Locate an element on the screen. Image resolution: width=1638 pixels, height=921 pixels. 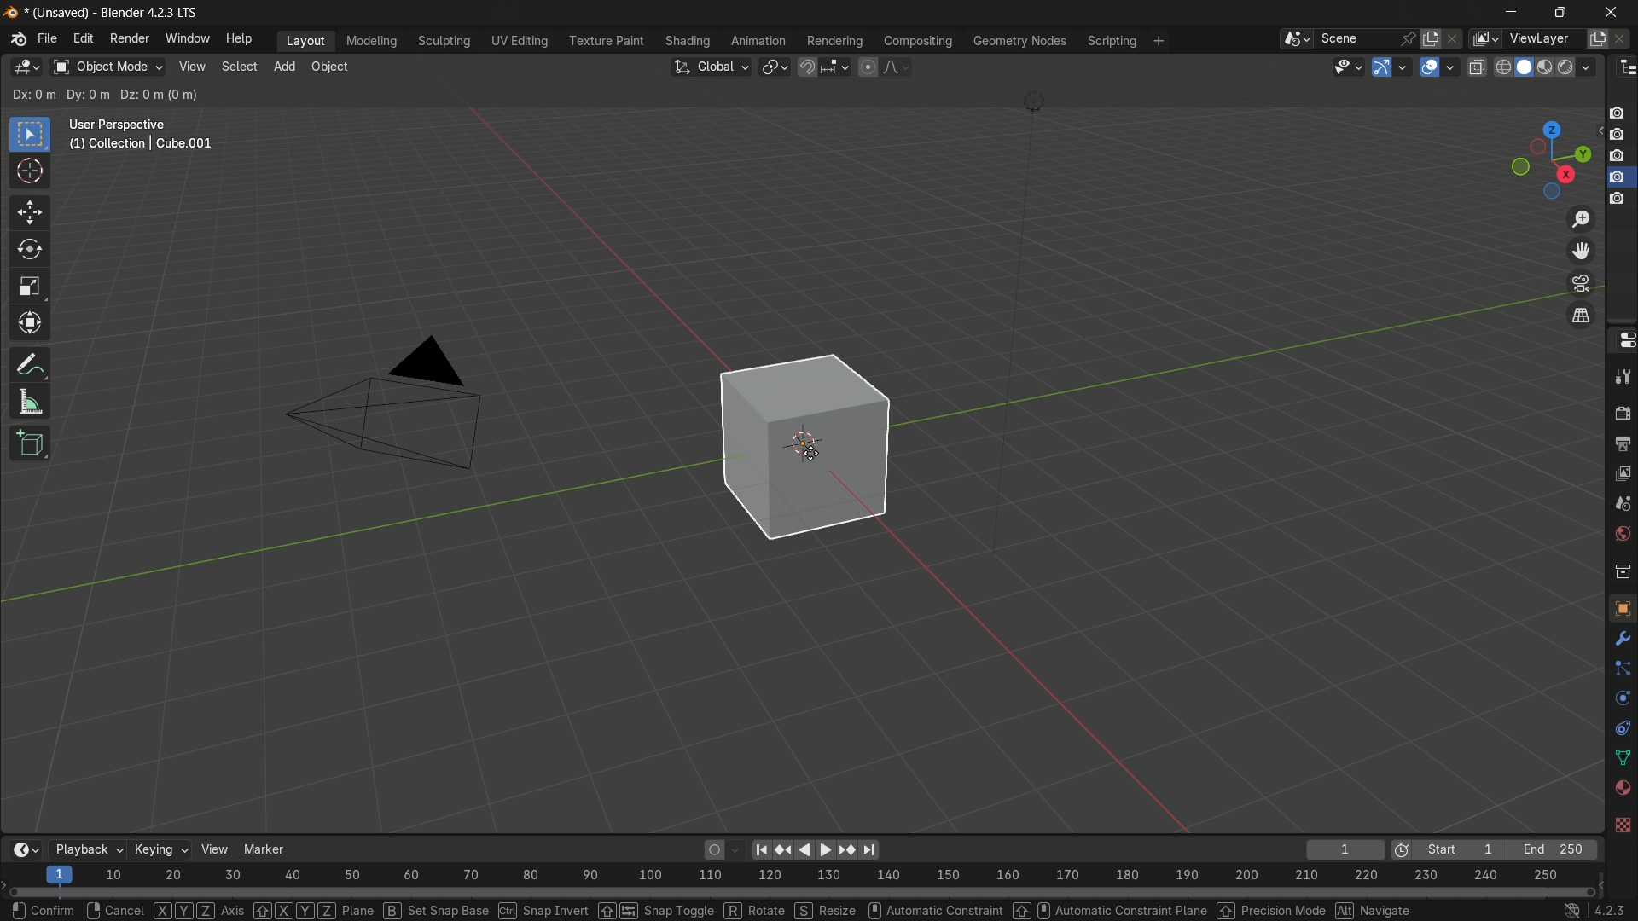
Before Screen is located at coordinates (759, 847).